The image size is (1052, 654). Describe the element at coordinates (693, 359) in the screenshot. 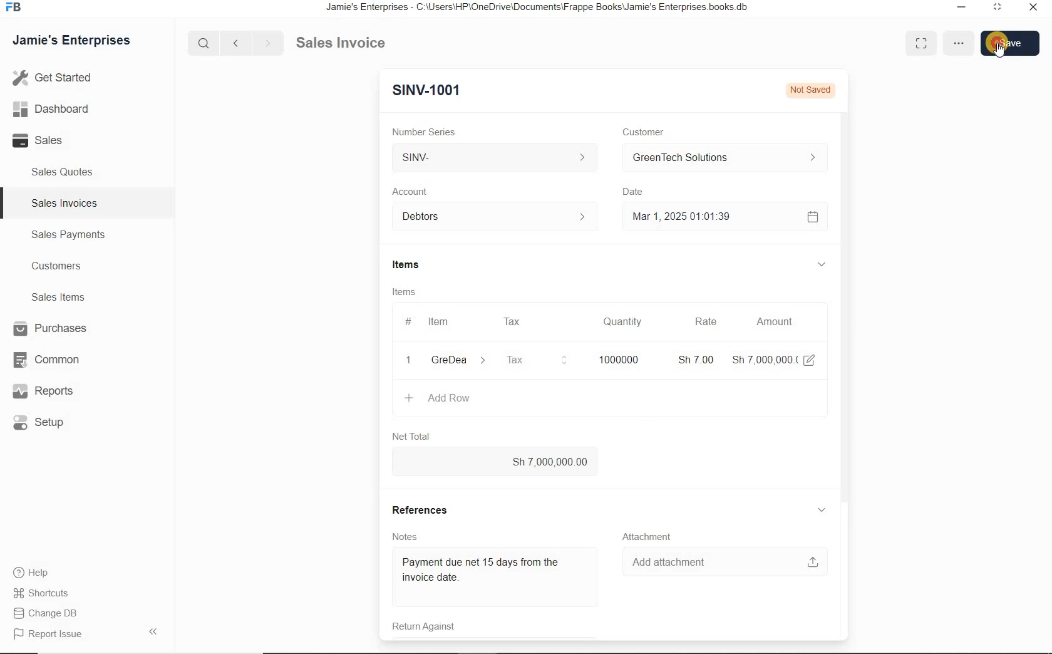

I see `Sh 7.00` at that location.